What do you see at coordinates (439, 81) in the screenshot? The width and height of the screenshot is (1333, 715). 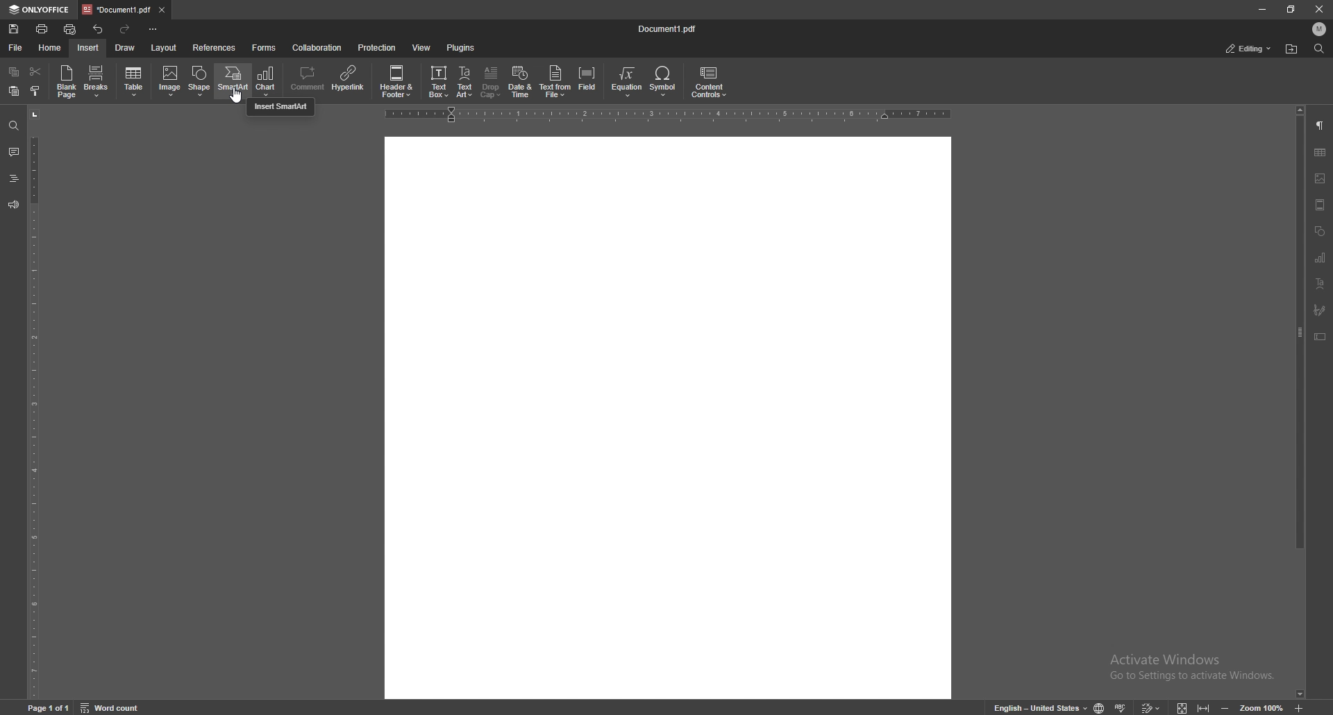 I see `text box` at bounding box center [439, 81].